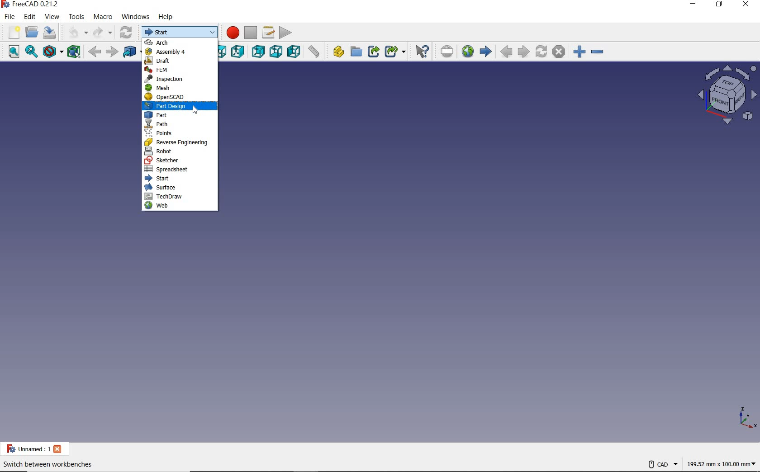  Describe the element at coordinates (181, 179) in the screenshot. I see `START` at that location.